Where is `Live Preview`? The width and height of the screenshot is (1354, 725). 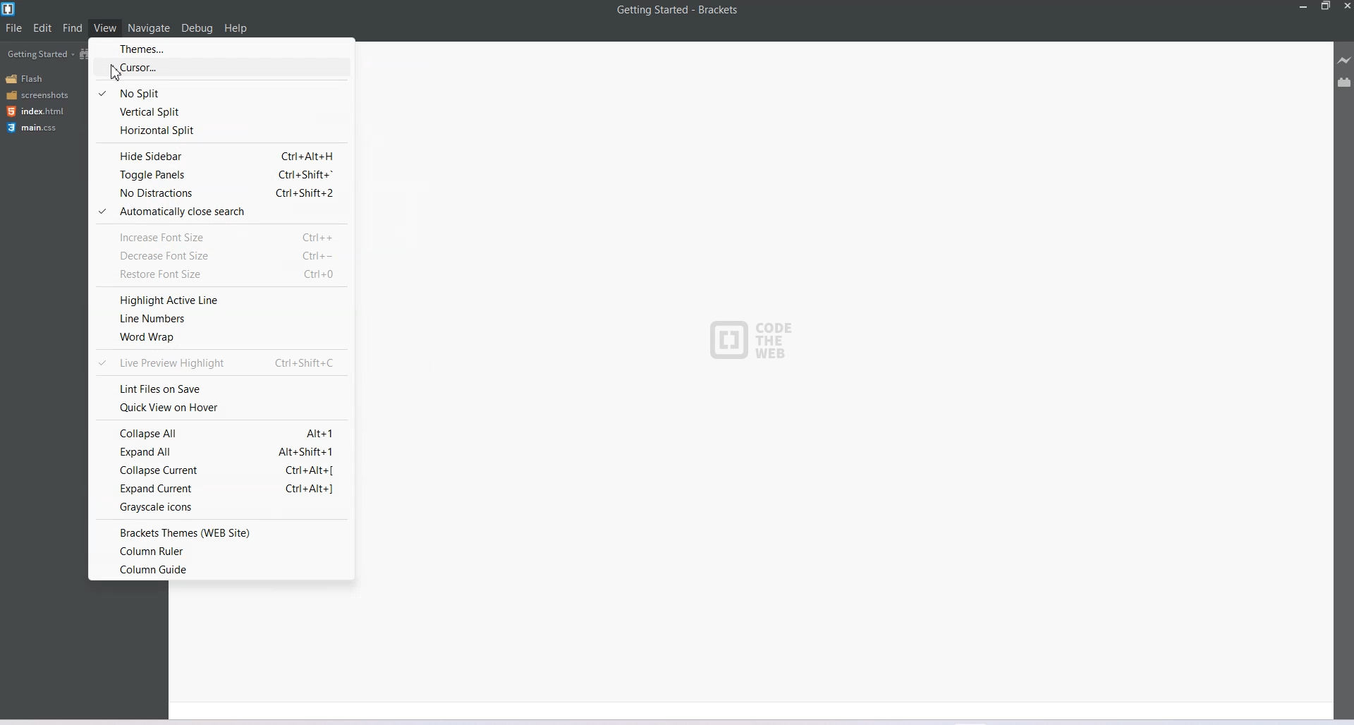
Live Preview is located at coordinates (1344, 60).